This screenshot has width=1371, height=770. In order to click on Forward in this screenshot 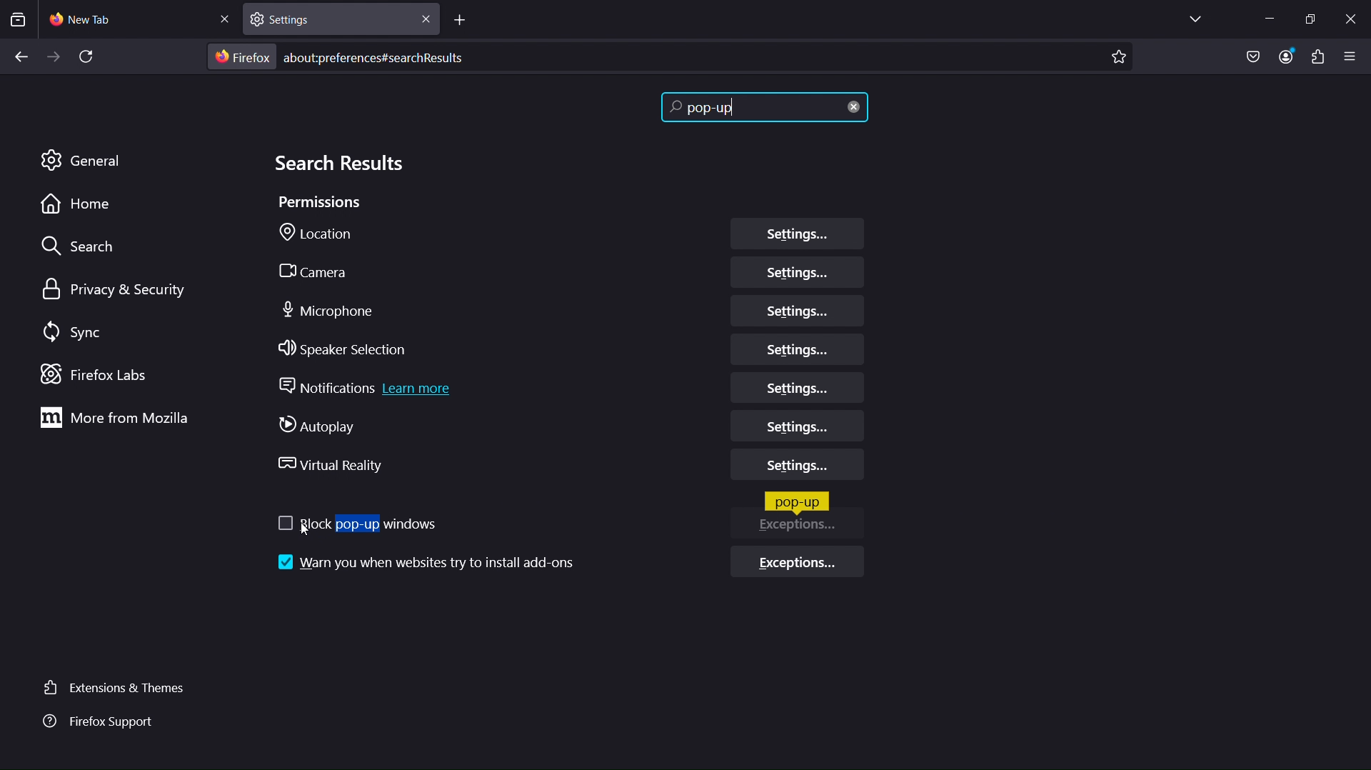, I will do `click(51, 59)`.